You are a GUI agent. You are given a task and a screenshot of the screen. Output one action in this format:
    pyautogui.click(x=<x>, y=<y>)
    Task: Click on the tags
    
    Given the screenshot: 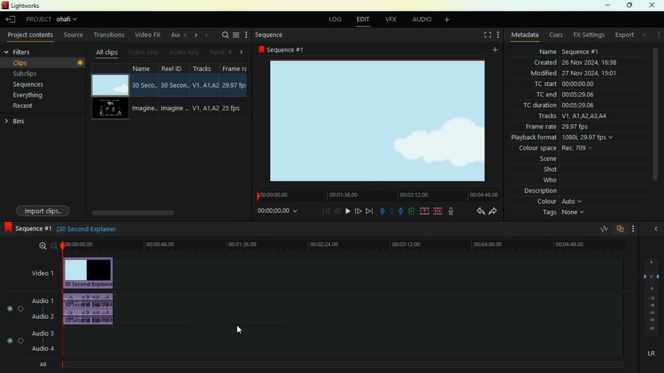 What is the action you would take?
    pyautogui.click(x=562, y=214)
    